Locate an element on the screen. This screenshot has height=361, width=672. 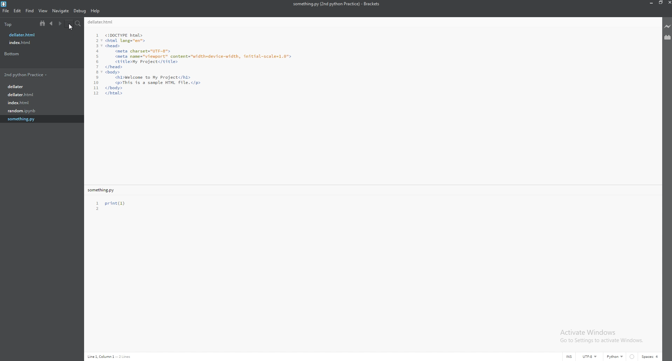
tree view is located at coordinates (42, 23).